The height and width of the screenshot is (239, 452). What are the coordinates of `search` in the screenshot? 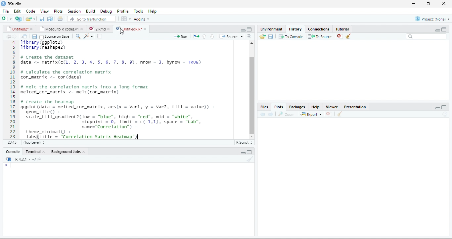 It's located at (86, 36).